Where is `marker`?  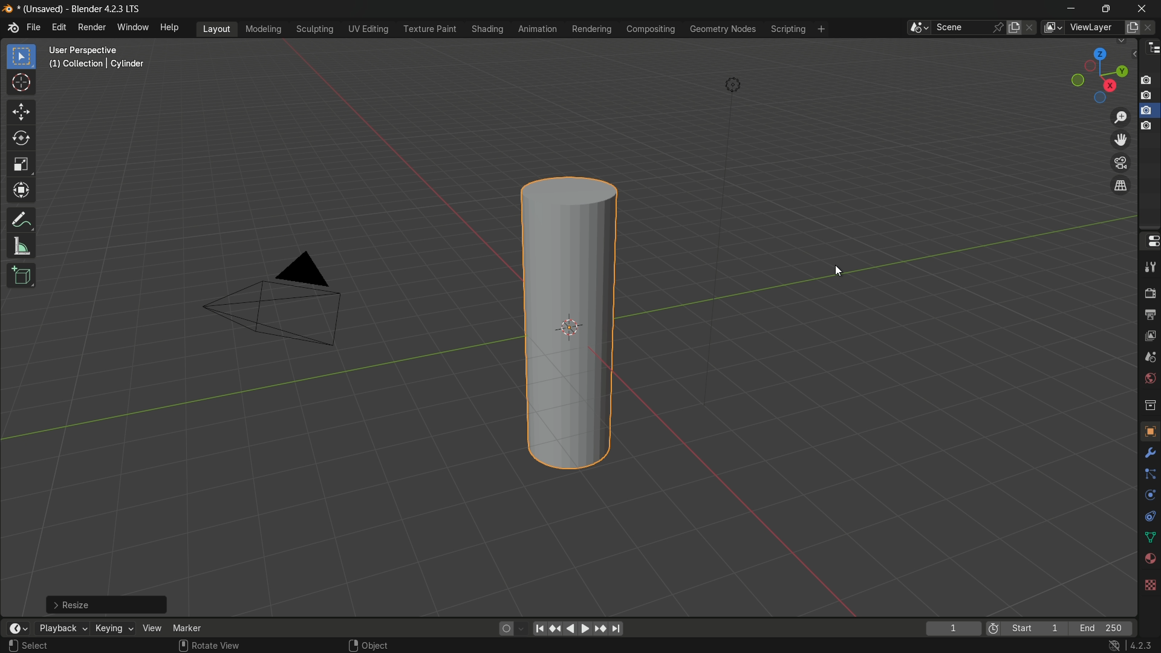
marker is located at coordinates (187, 628).